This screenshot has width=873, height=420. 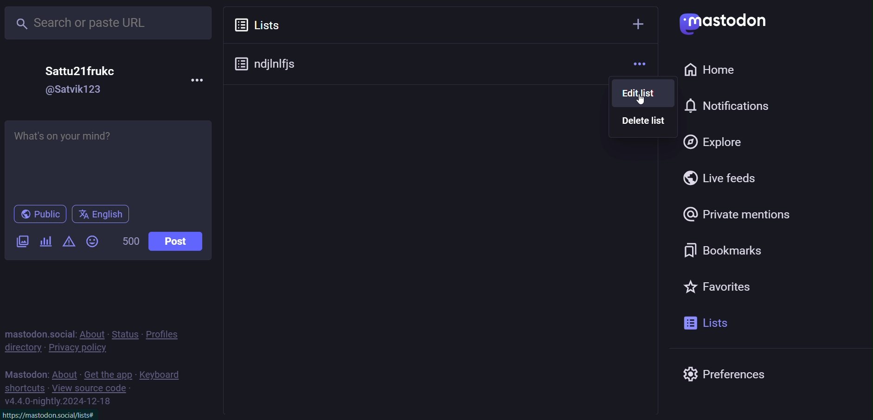 What do you see at coordinates (719, 178) in the screenshot?
I see `live feed` at bounding box center [719, 178].